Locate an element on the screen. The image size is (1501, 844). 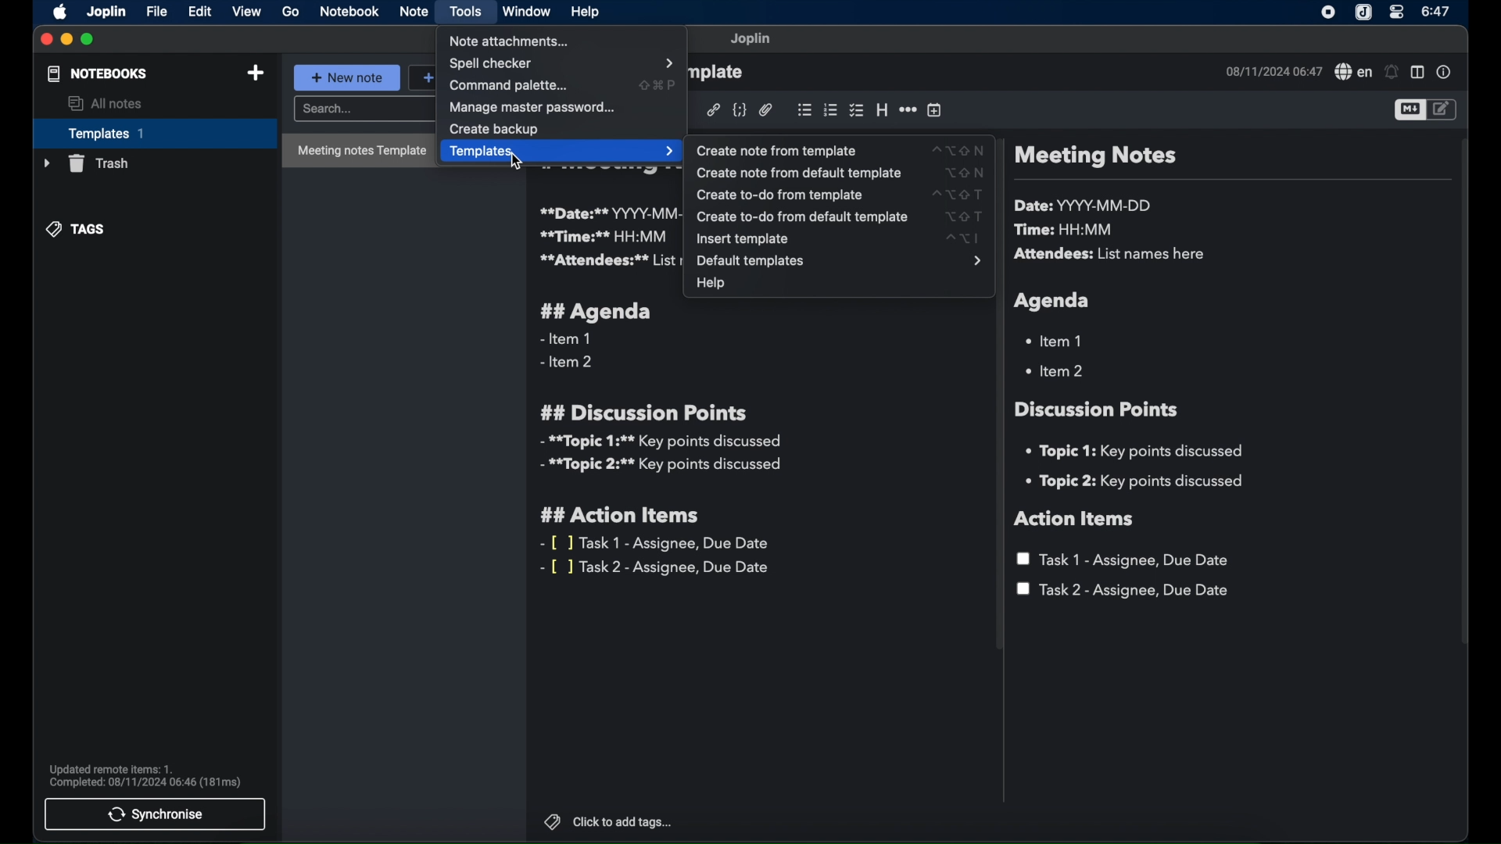
topic 1: key points discussed is located at coordinates (1140, 451).